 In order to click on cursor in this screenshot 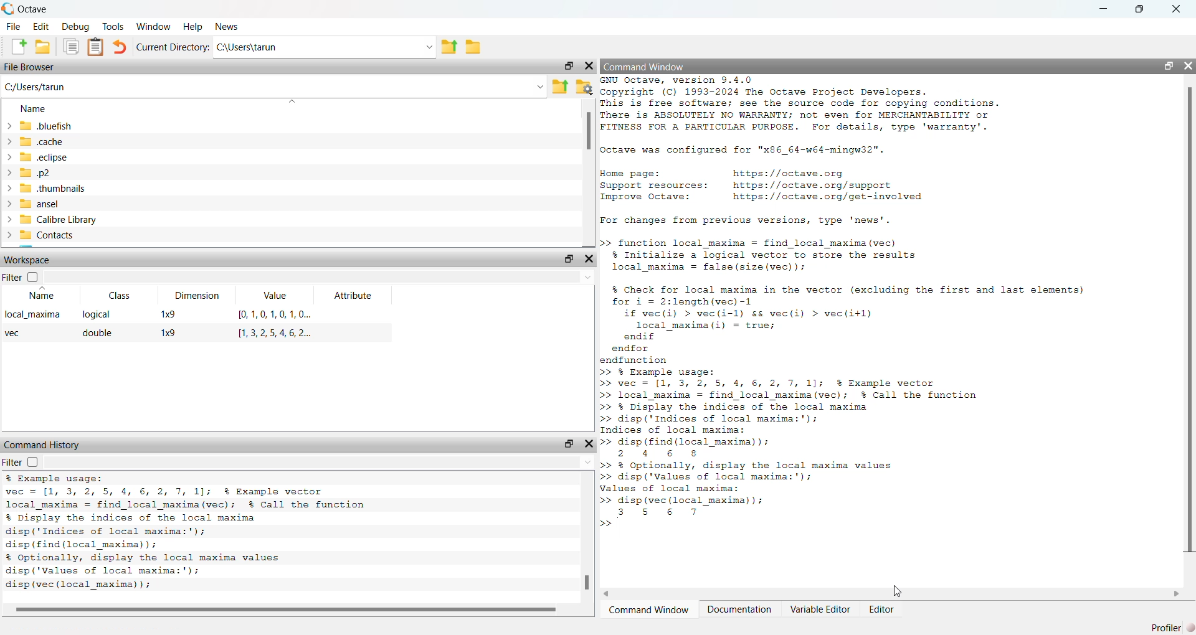, I will do `click(896, 591)`.